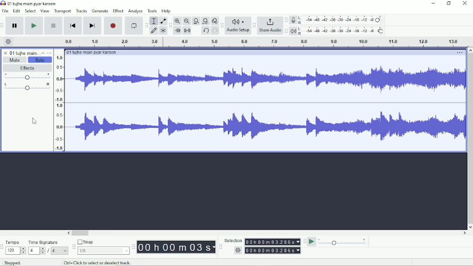 The width and height of the screenshot is (473, 266). Describe the element at coordinates (147, 25) in the screenshot. I see `Audacity tools toolbar` at that location.